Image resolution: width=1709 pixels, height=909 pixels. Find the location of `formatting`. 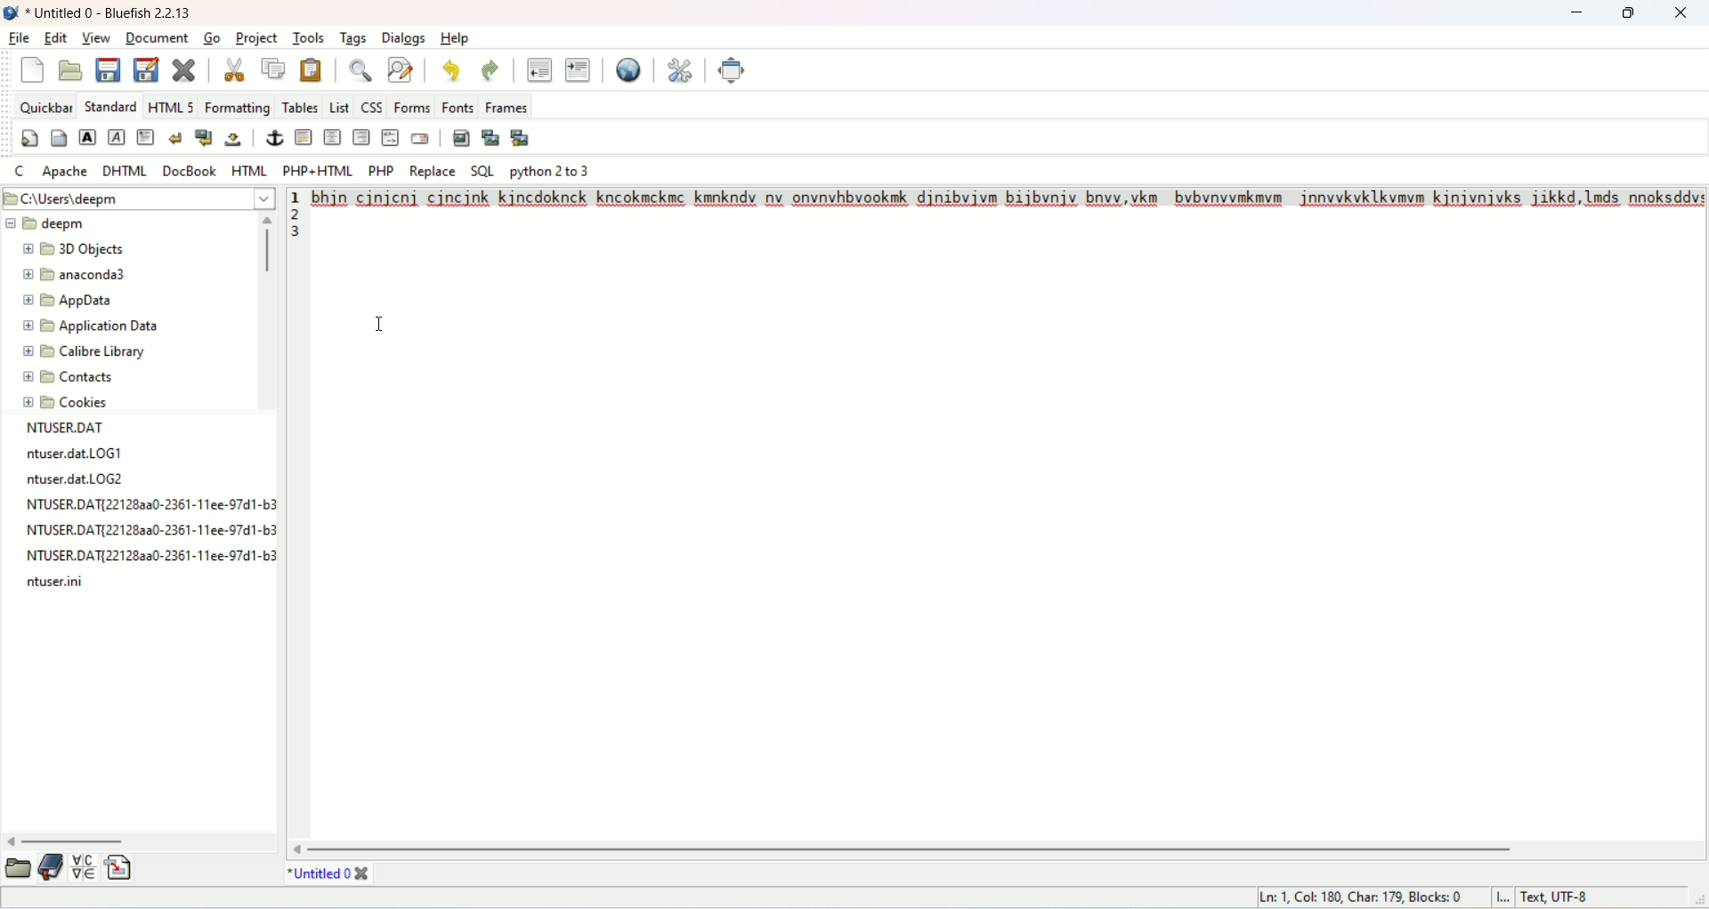

formatting is located at coordinates (239, 107).